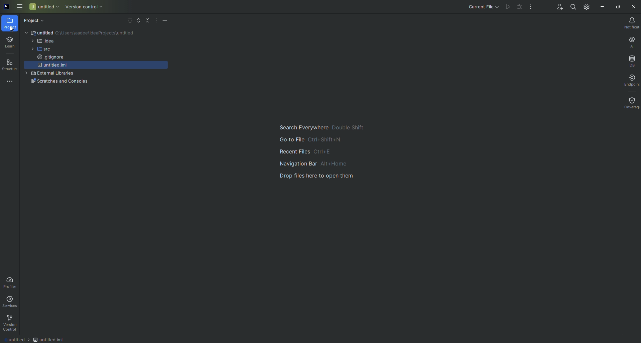 This screenshot has height=343, width=641. Describe the element at coordinates (59, 82) in the screenshot. I see `Scratches and Consoles` at that location.